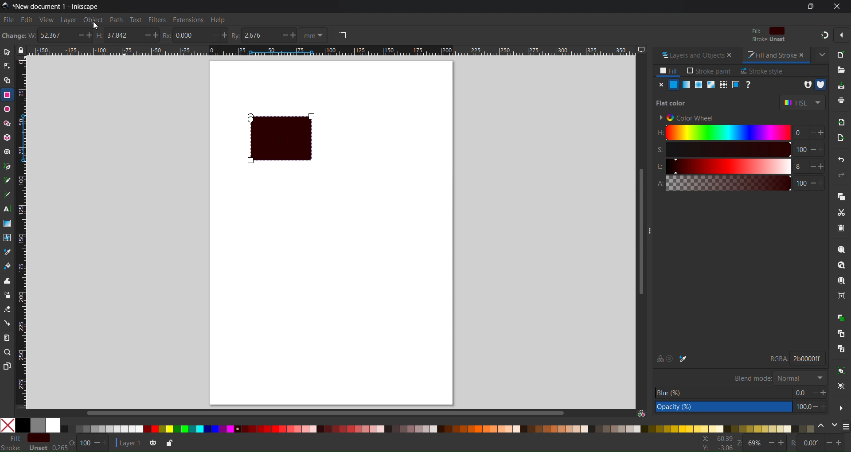 The height and width of the screenshot is (452, 851). Describe the element at coordinates (12, 448) in the screenshot. I see `stroke` at that location.